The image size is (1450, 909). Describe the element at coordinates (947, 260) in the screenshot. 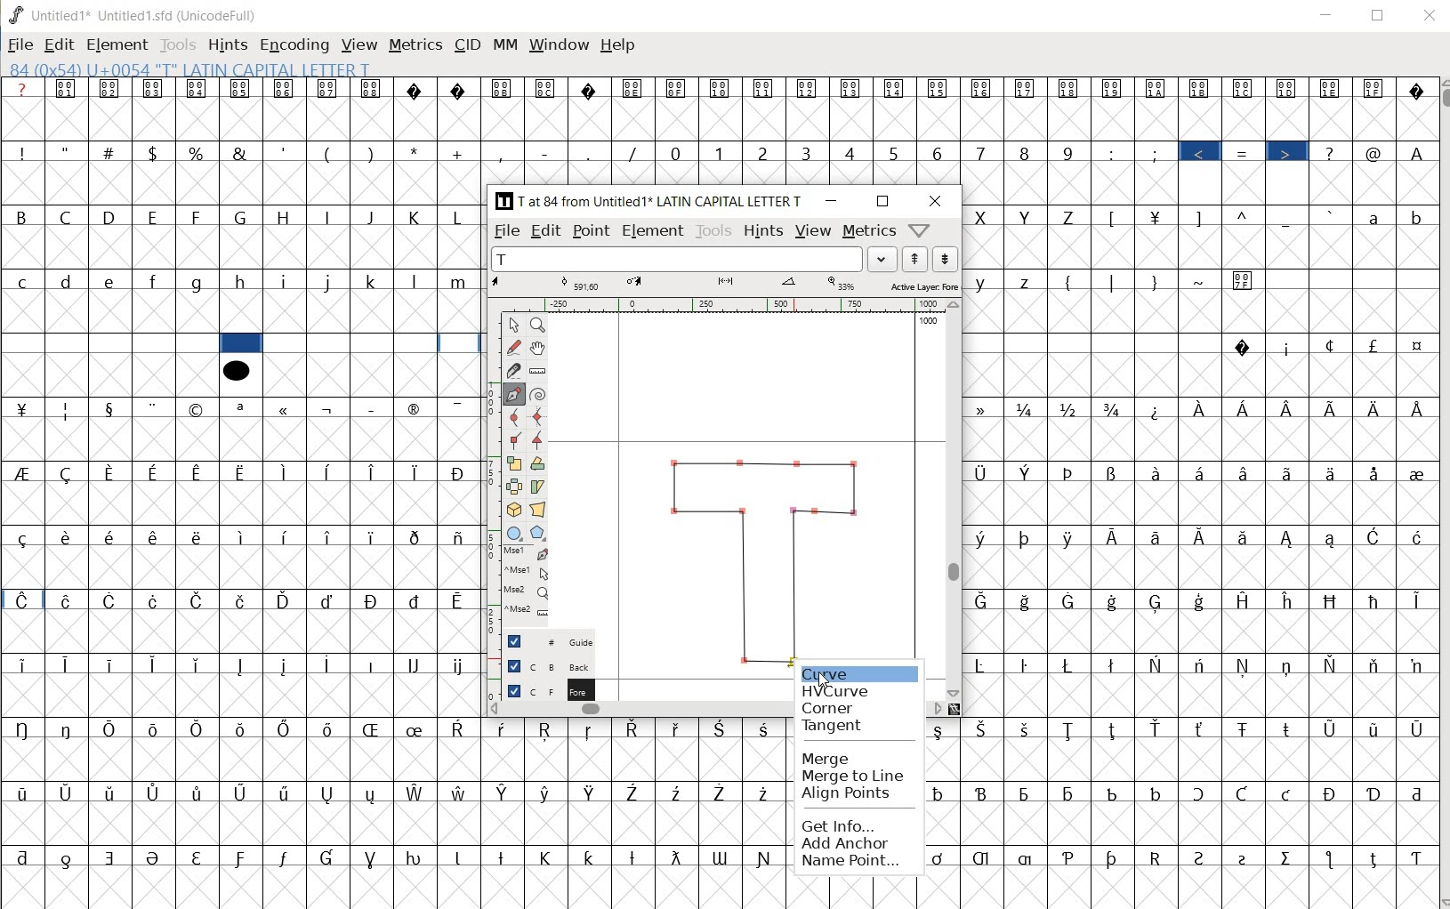

I see `next word` at that location.